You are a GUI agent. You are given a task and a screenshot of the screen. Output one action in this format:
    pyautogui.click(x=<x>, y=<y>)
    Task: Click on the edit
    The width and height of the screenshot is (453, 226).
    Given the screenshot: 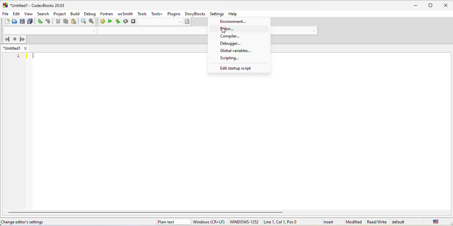 What is the action you would take?
    pyautogui.click(x=16, y=14)
    